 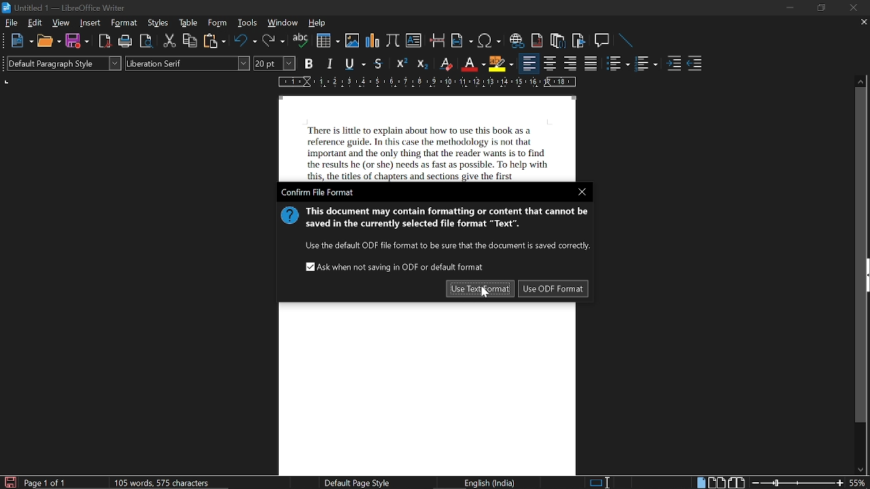 What do you see at coordinates (90, 23) in the screenshot?
I see `insert` at bounding box center [90, 23].